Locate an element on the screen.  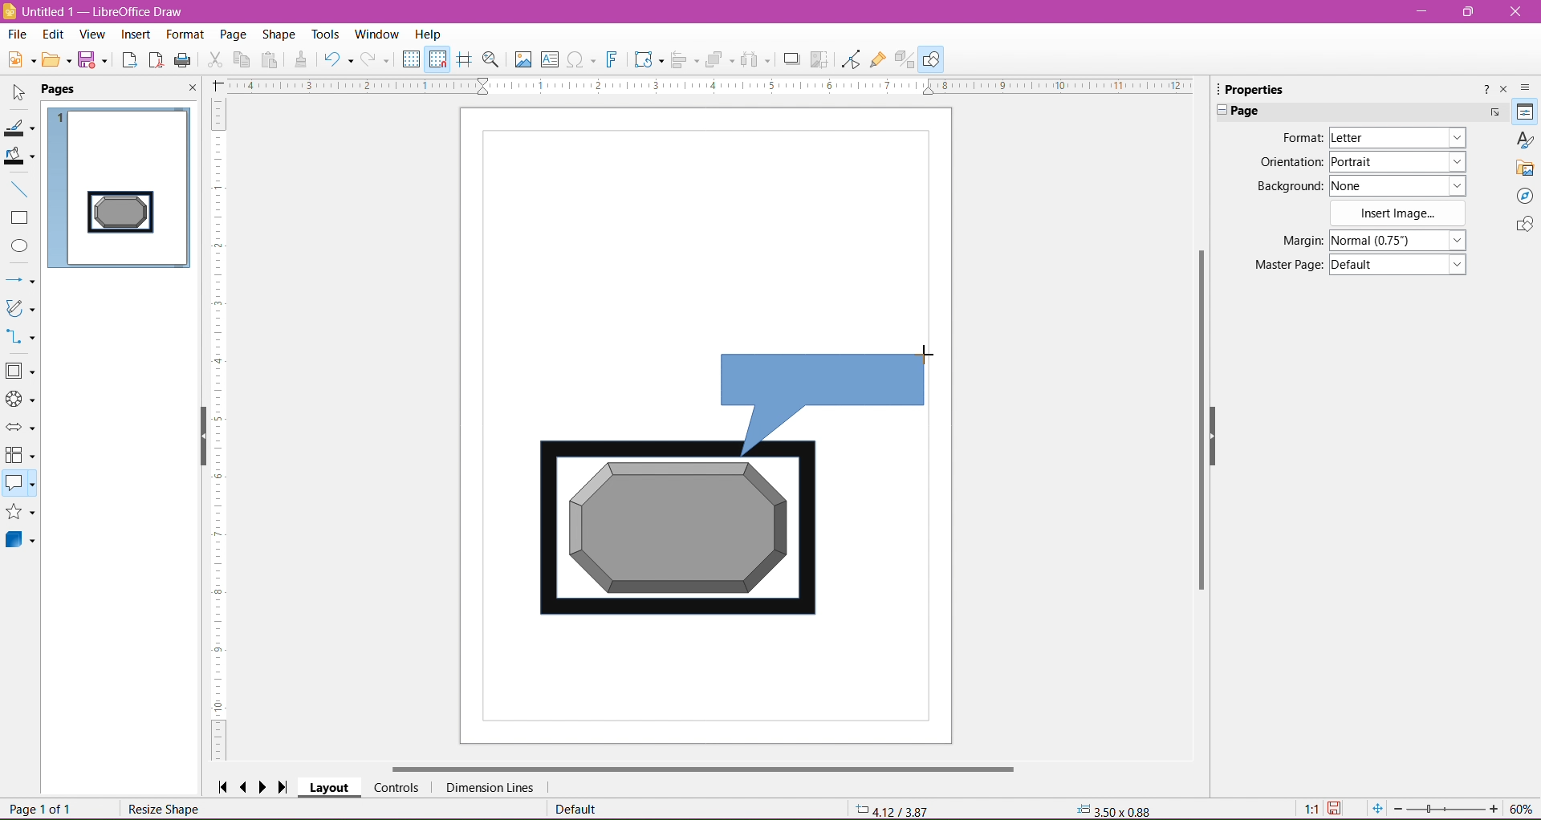
Scroll to last page is located at coordinates (288, 785).